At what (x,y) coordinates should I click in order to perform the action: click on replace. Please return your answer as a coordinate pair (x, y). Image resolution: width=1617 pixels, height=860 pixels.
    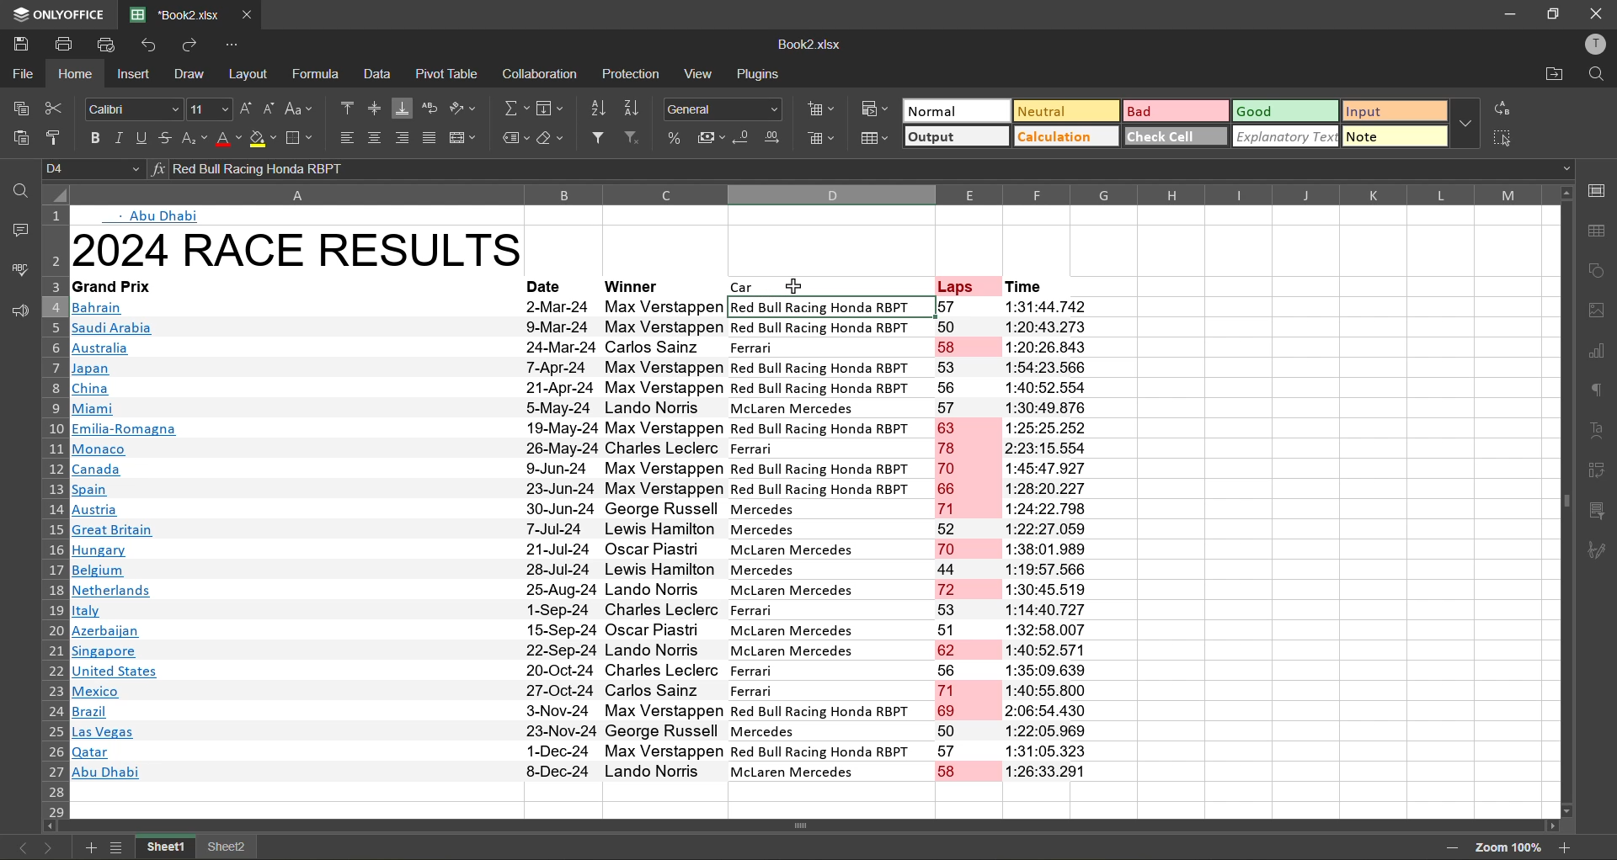
    Looking at the image, I should click on (1507, 108).